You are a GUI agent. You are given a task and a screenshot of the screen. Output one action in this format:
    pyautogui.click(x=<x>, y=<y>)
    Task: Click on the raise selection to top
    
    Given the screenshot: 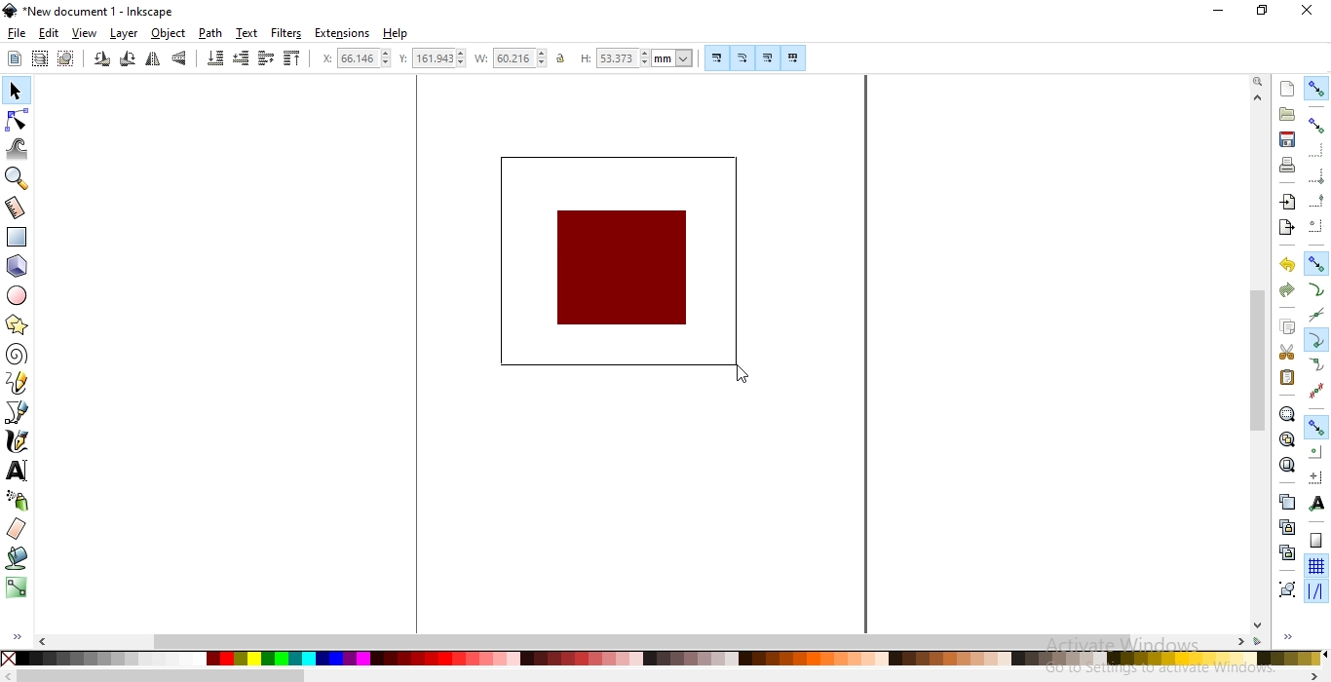 What is the action you would take?
    pyautogui.click(x=289, y=59)
    